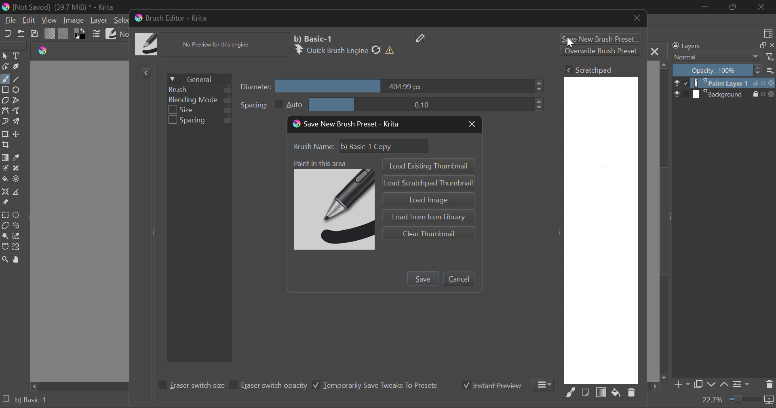  I want to click on Bezier Curve, so click(5, 247).